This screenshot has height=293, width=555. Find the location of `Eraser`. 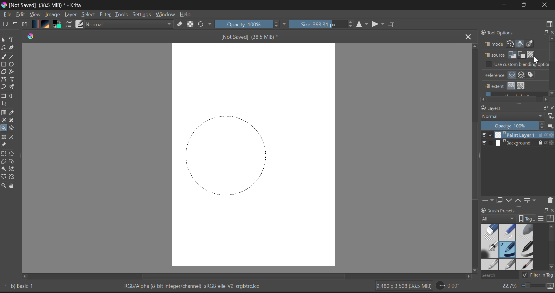

Eraser is located at coordinates (179, 24).